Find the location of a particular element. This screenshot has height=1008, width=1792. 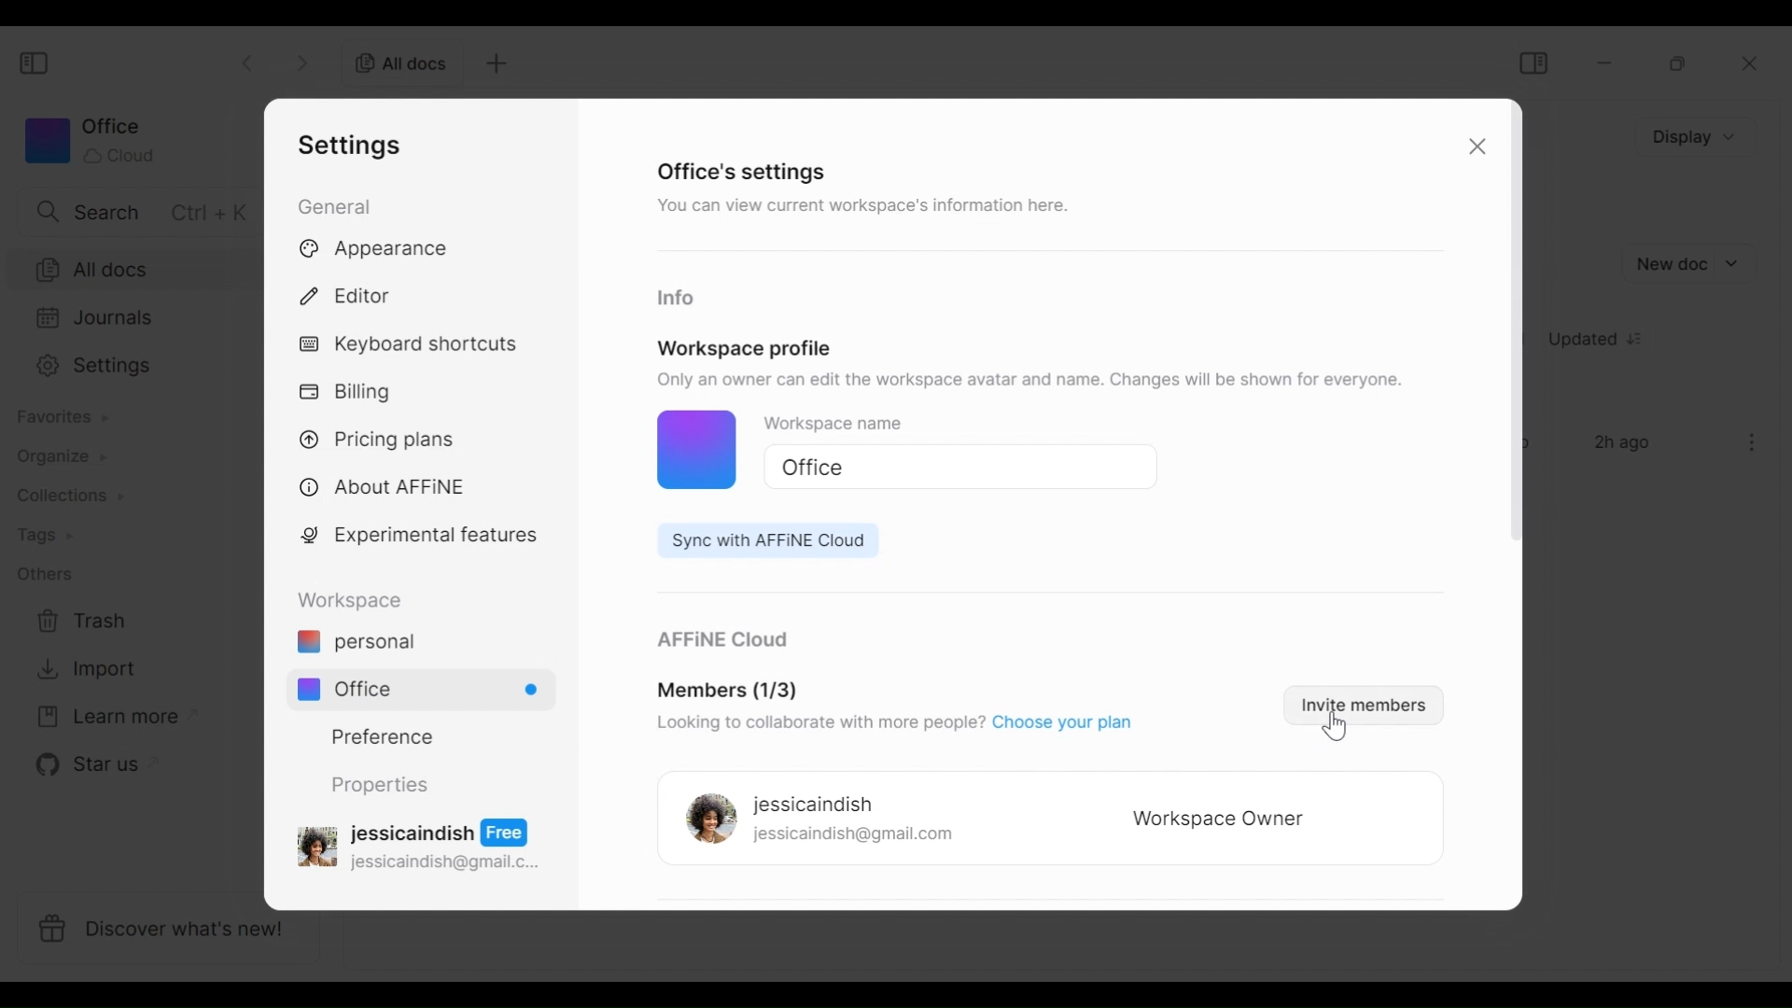

AFFINE Cloud is located at coordinates (720, 641).